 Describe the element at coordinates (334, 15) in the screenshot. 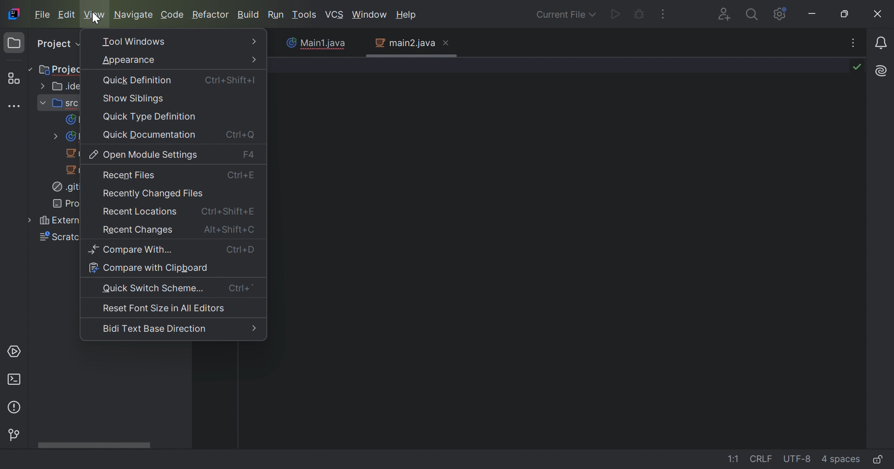

I see `VCS` at that location.